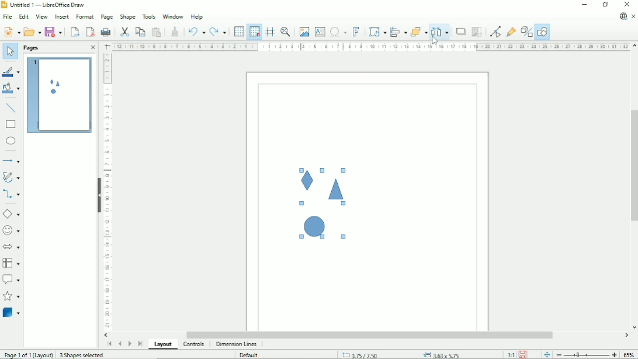 The width and height of the screenshot is (638, 359). I want to click on File, so click(7, 16).